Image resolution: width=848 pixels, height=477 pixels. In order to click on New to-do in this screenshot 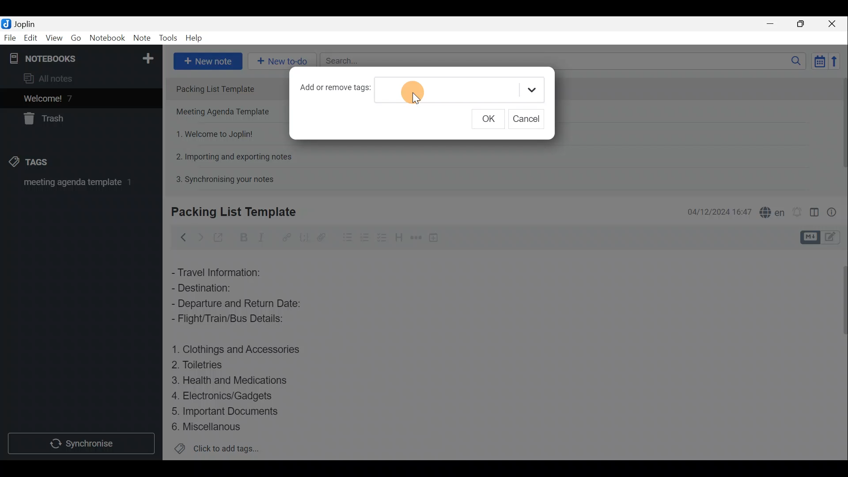, I will do `click(283, 61)`.